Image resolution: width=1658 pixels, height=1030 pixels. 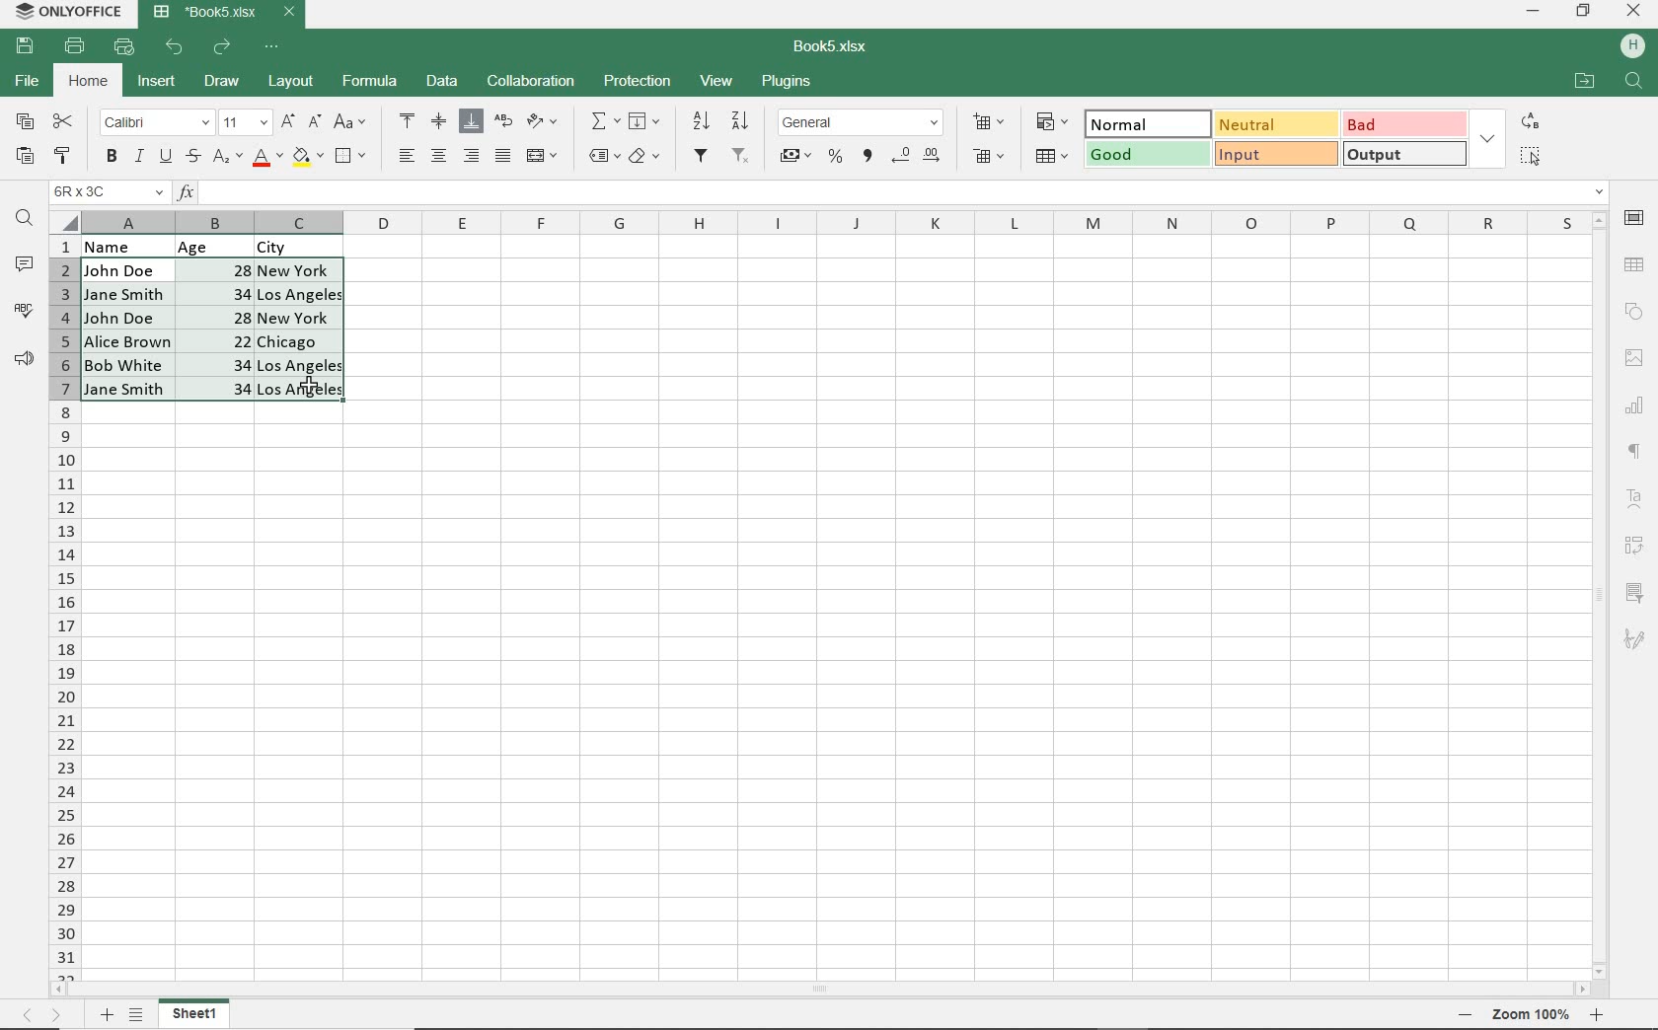 I want to click on MERGE & CENTER, so click(x=543, y=156).